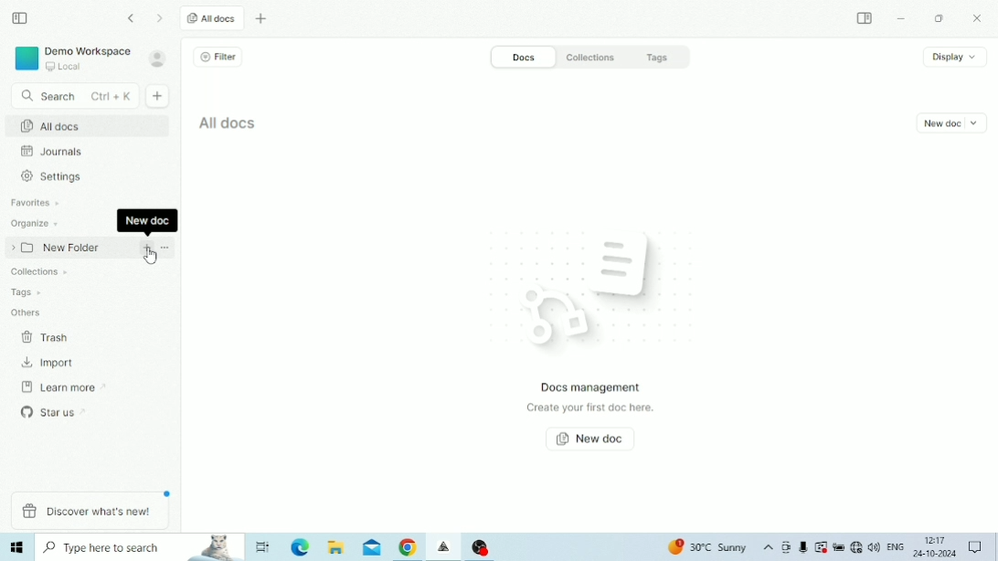  I want to click on Collections, so click(596, 56).